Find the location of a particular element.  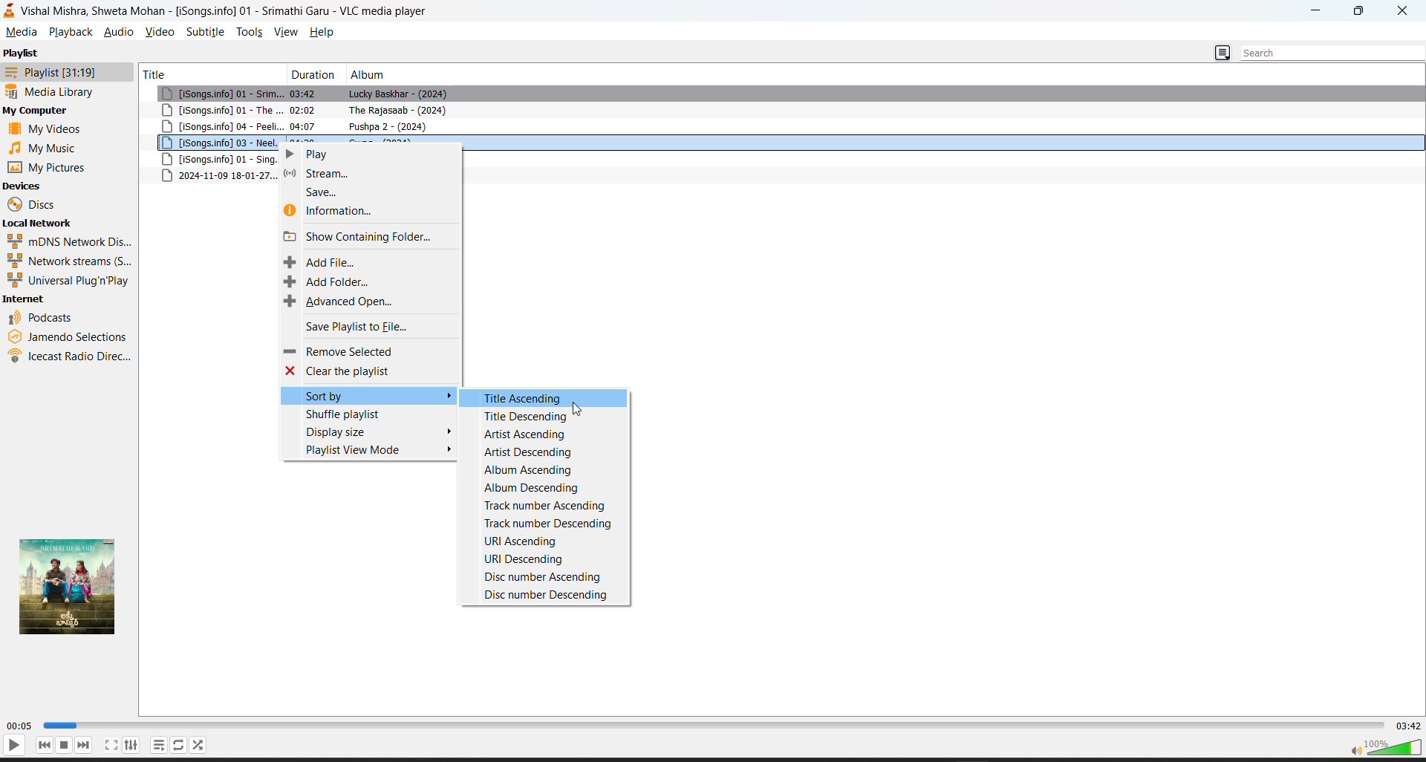

minimize is located at coordinates (1314, 10).